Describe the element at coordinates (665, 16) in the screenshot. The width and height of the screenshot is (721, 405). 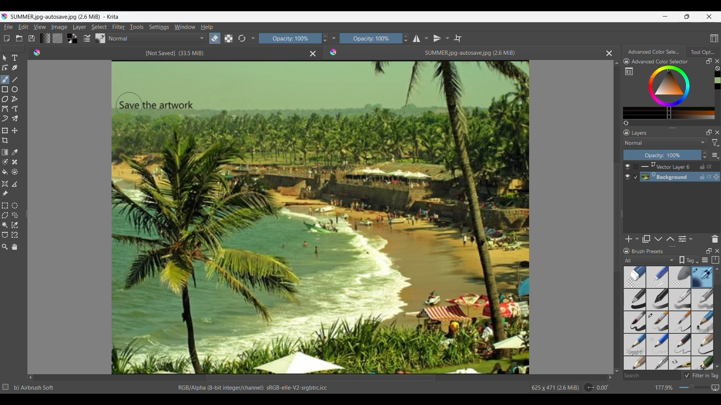
I see `Minimize` at that location.